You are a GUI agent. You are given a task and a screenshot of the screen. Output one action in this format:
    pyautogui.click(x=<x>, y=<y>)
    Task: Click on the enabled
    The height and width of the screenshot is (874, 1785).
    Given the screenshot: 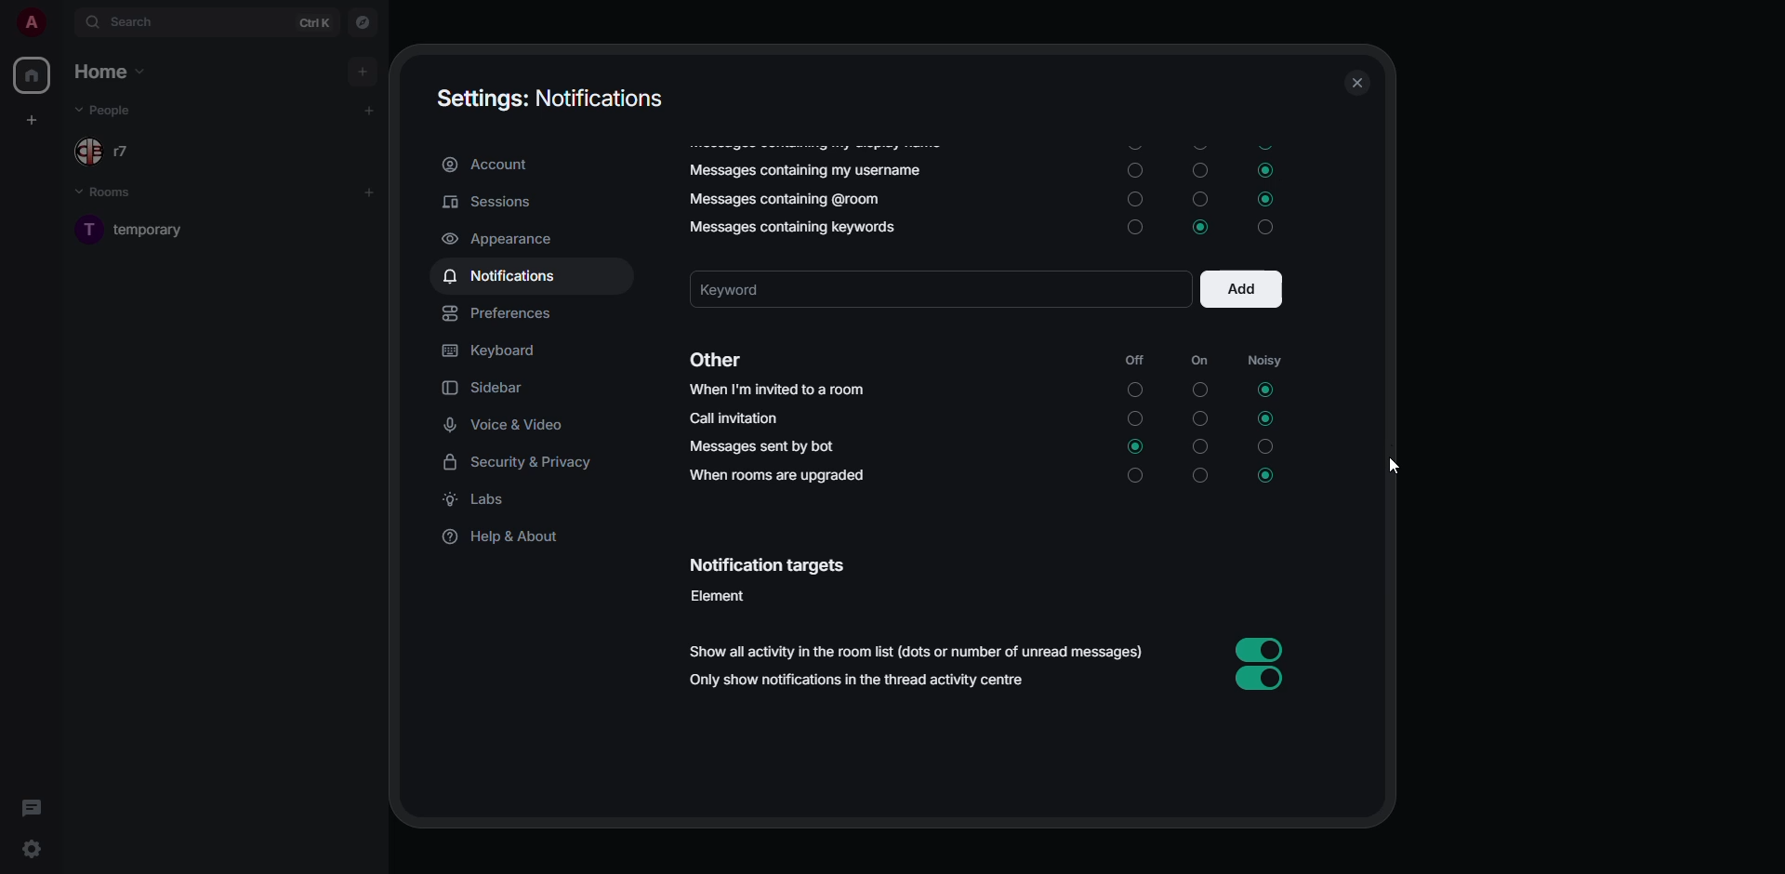 What is the action you would take?
    pyautogui.click(x=1257, y=680)
    